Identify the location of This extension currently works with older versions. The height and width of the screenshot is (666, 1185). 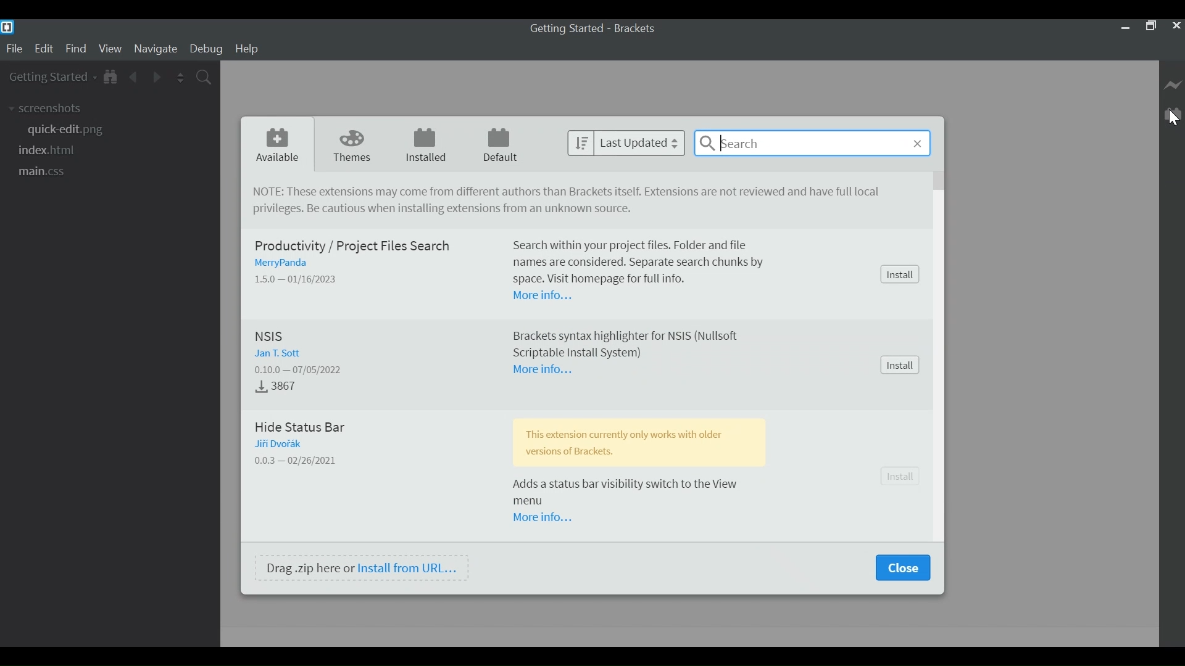
(638, 441).